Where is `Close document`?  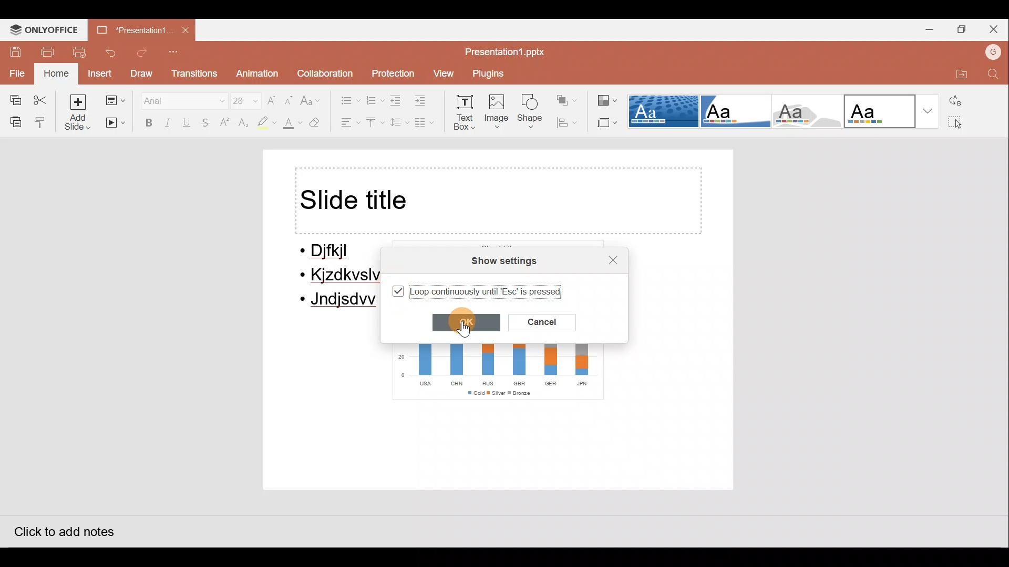 Close document is located at coordinates (185, 29).